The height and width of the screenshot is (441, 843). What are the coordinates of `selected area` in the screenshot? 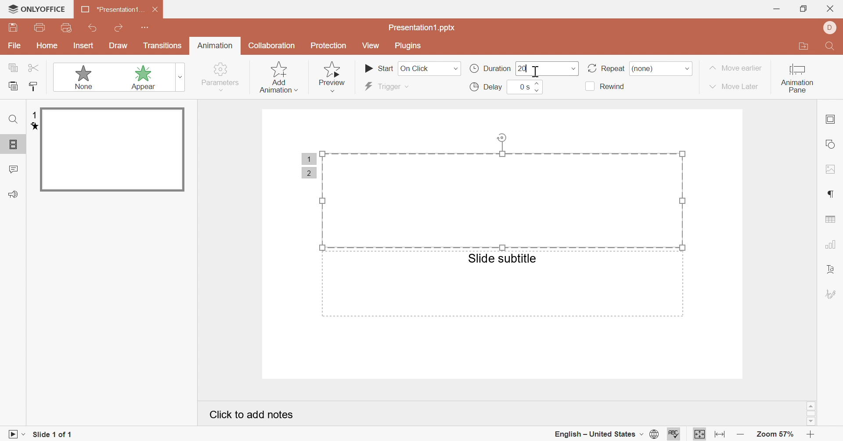 It's located at (502, 189).